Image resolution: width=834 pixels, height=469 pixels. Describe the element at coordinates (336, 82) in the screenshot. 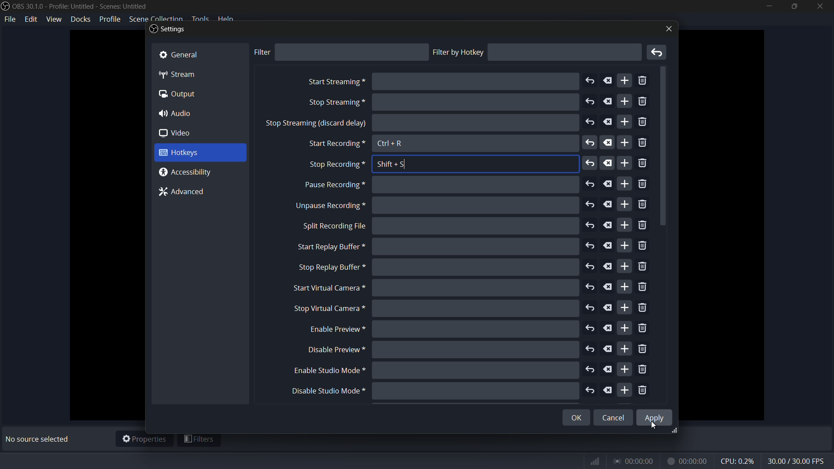

I see `start streaming` at that location.